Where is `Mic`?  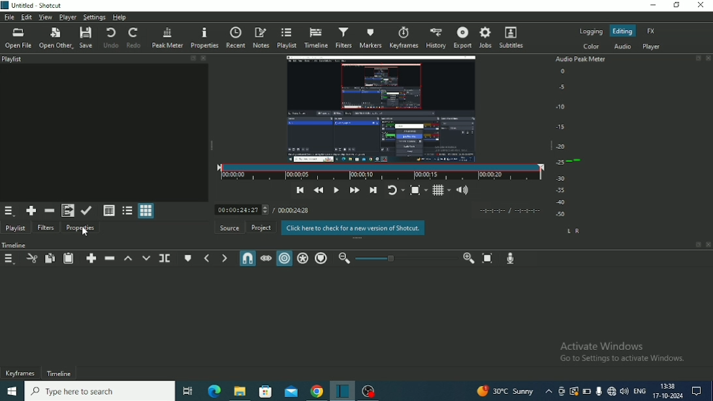 Mic is located at coordinates (599, 391).